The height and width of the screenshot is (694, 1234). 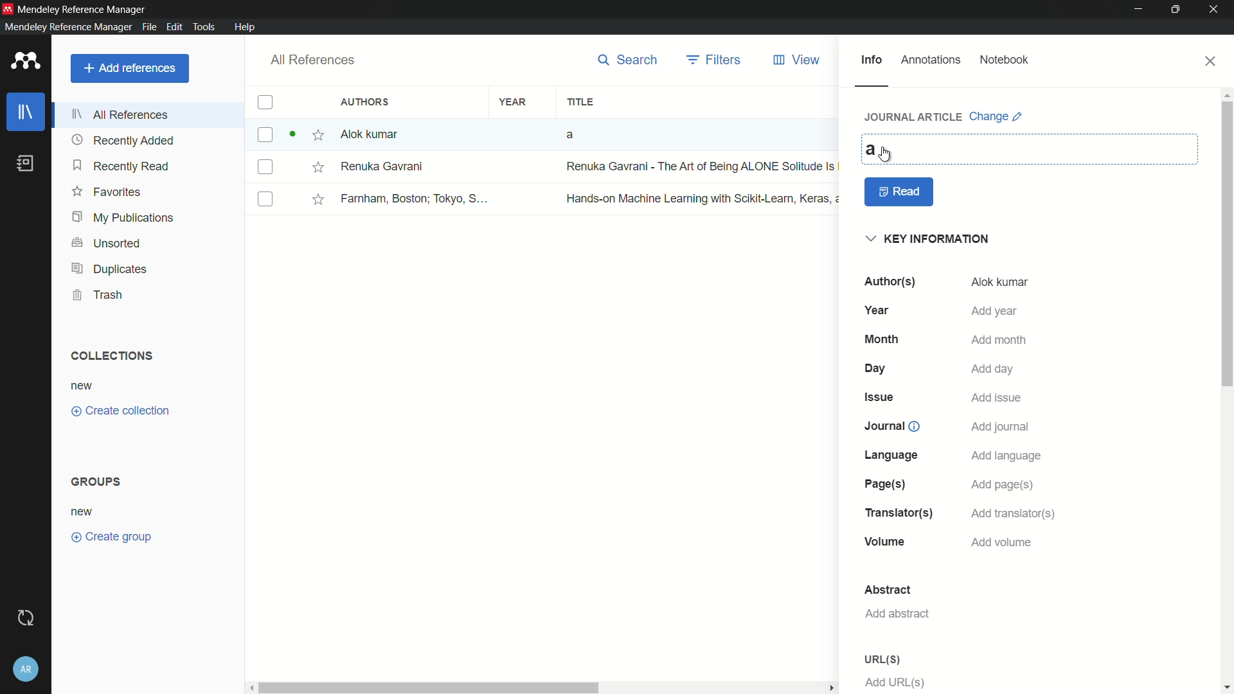 What do you see at coordinates (1226, 390) in the screenshot?
I see `vertical scrollbar` at bounding box center [1226, 390].